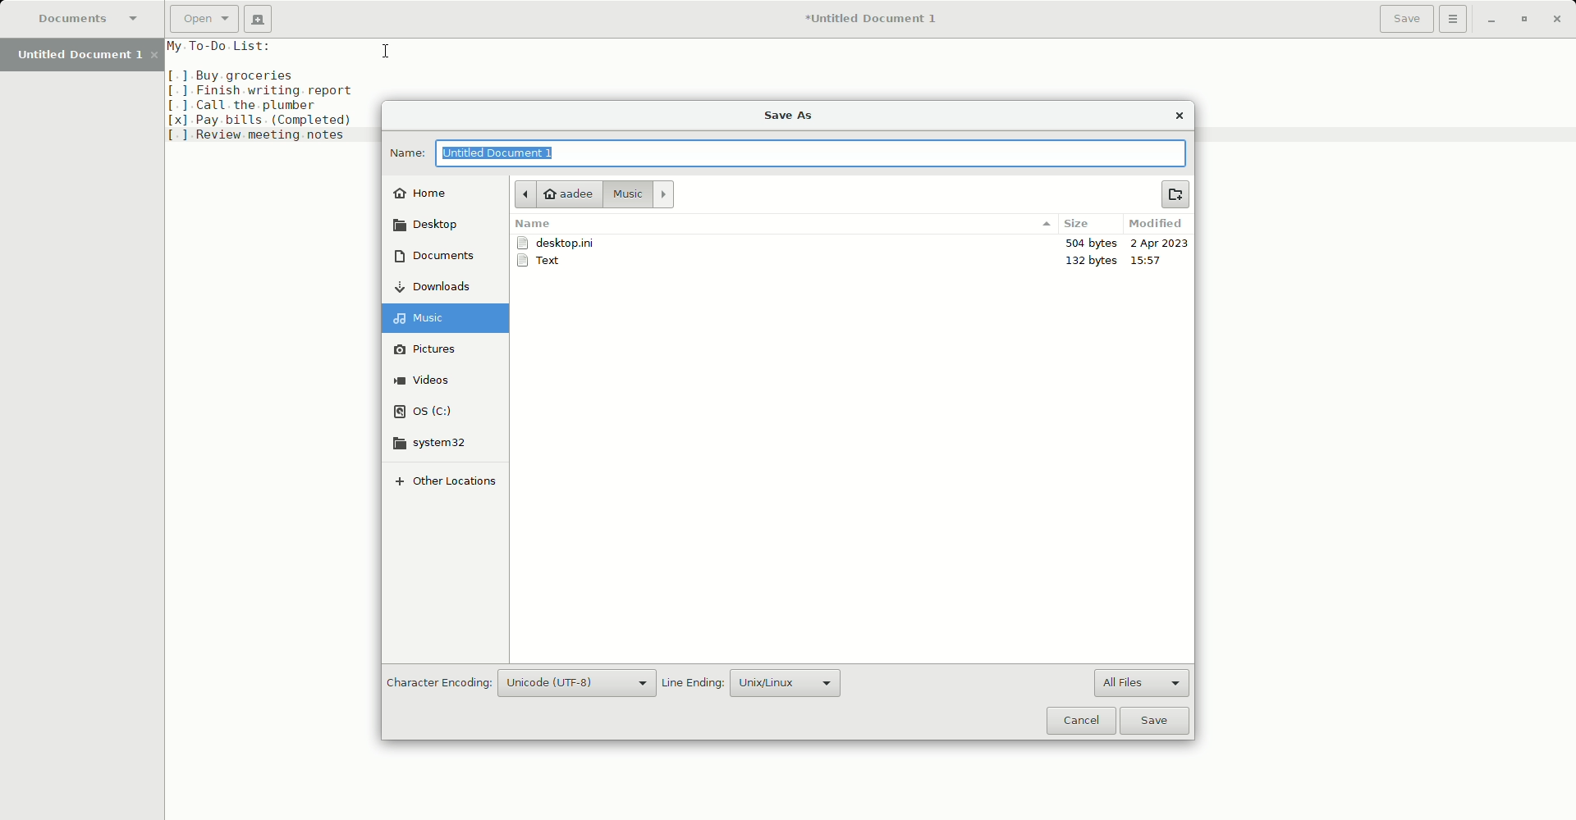 The width and height of the screenshot is (1576, 820). What do you see at coordinates (1522, 19) in the screenshot?
I see `Restore` at bounding box center [1522, 19].